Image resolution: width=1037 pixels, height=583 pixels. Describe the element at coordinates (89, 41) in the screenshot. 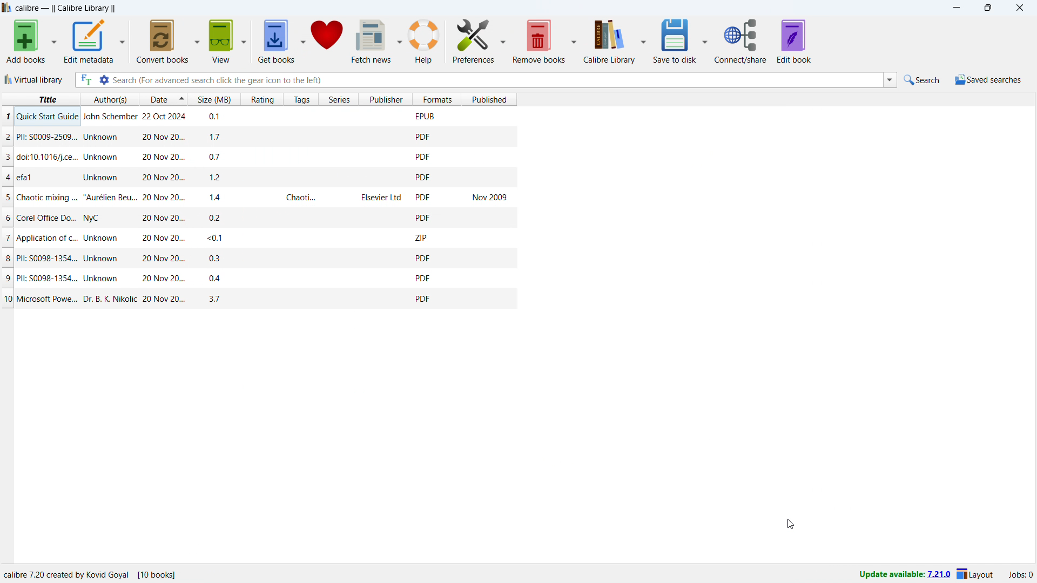

I see `edit metadata` at that location.